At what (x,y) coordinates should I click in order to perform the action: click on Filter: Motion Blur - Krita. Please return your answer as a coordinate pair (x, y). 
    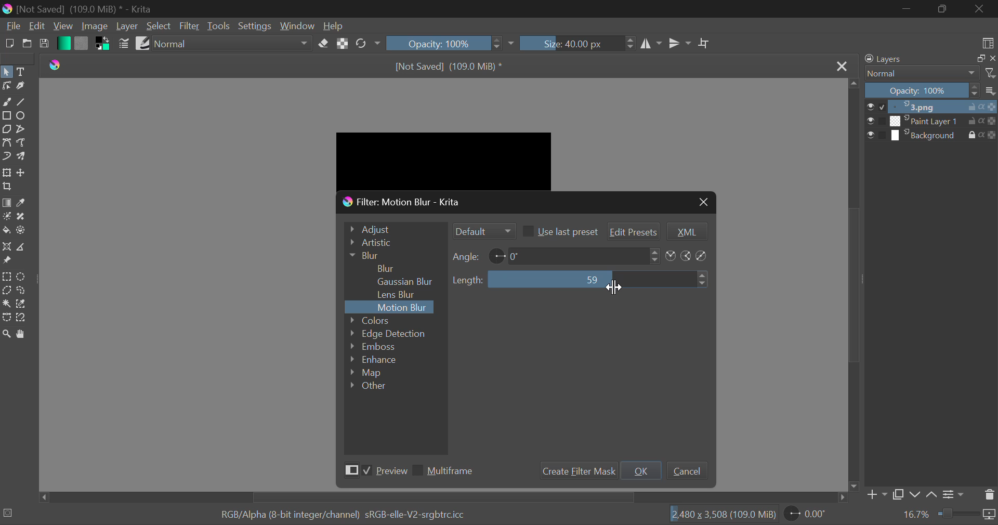
    Looking at the image, I should click on (408, 202).